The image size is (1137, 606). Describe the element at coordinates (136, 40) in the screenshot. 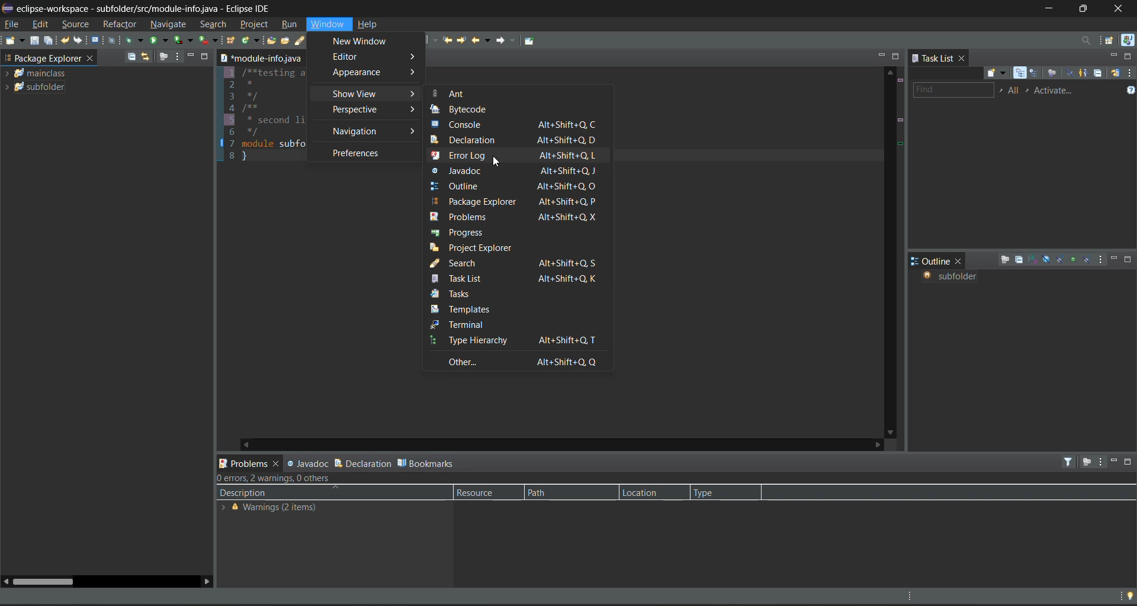

I see `debug` at that location.